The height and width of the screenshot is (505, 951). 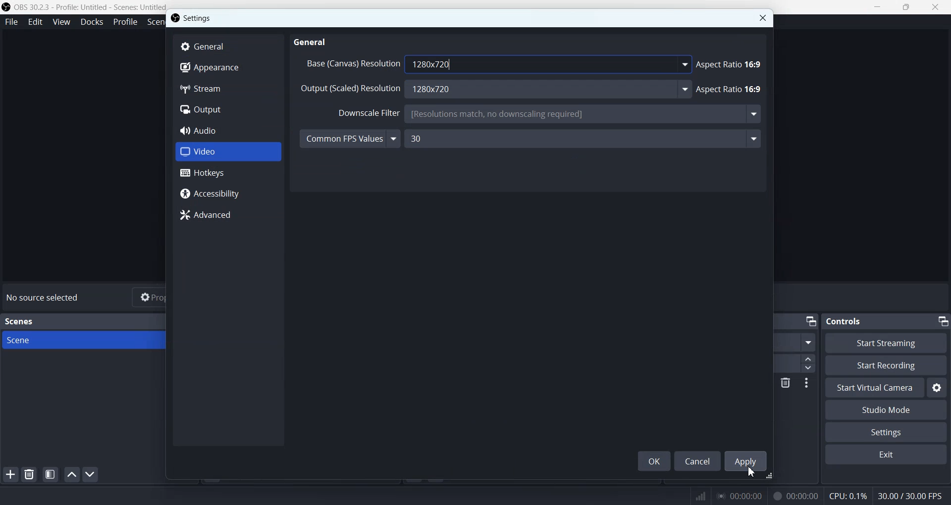 What do you see at coordinates (740, 495) in the screenshot?
I see `00:00:00` at bounding box center [740, 495].